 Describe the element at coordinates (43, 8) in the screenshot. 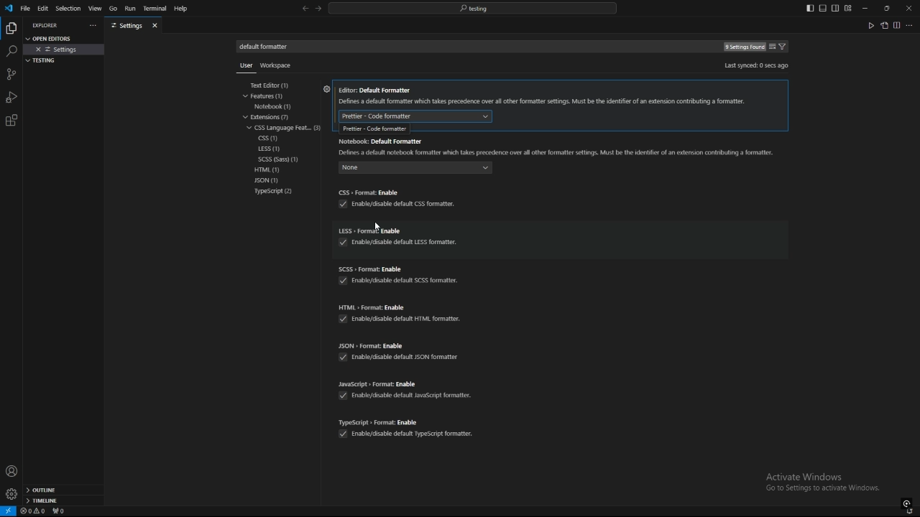

I see `edit` at that location.